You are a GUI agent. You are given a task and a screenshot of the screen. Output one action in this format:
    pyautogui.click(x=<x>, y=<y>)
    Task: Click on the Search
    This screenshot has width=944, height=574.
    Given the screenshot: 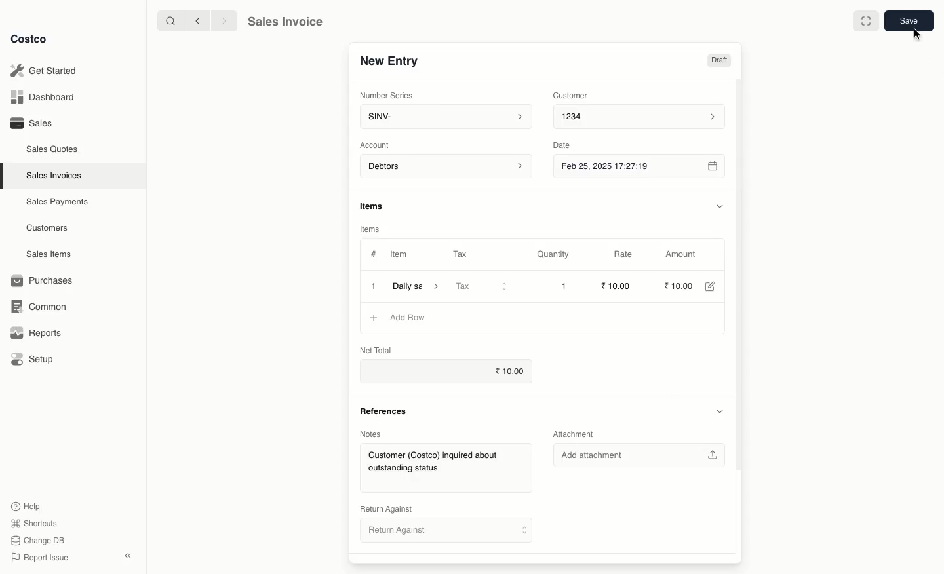 What is the action you would take?
    pyautogui.click(x=167, y=22)
    